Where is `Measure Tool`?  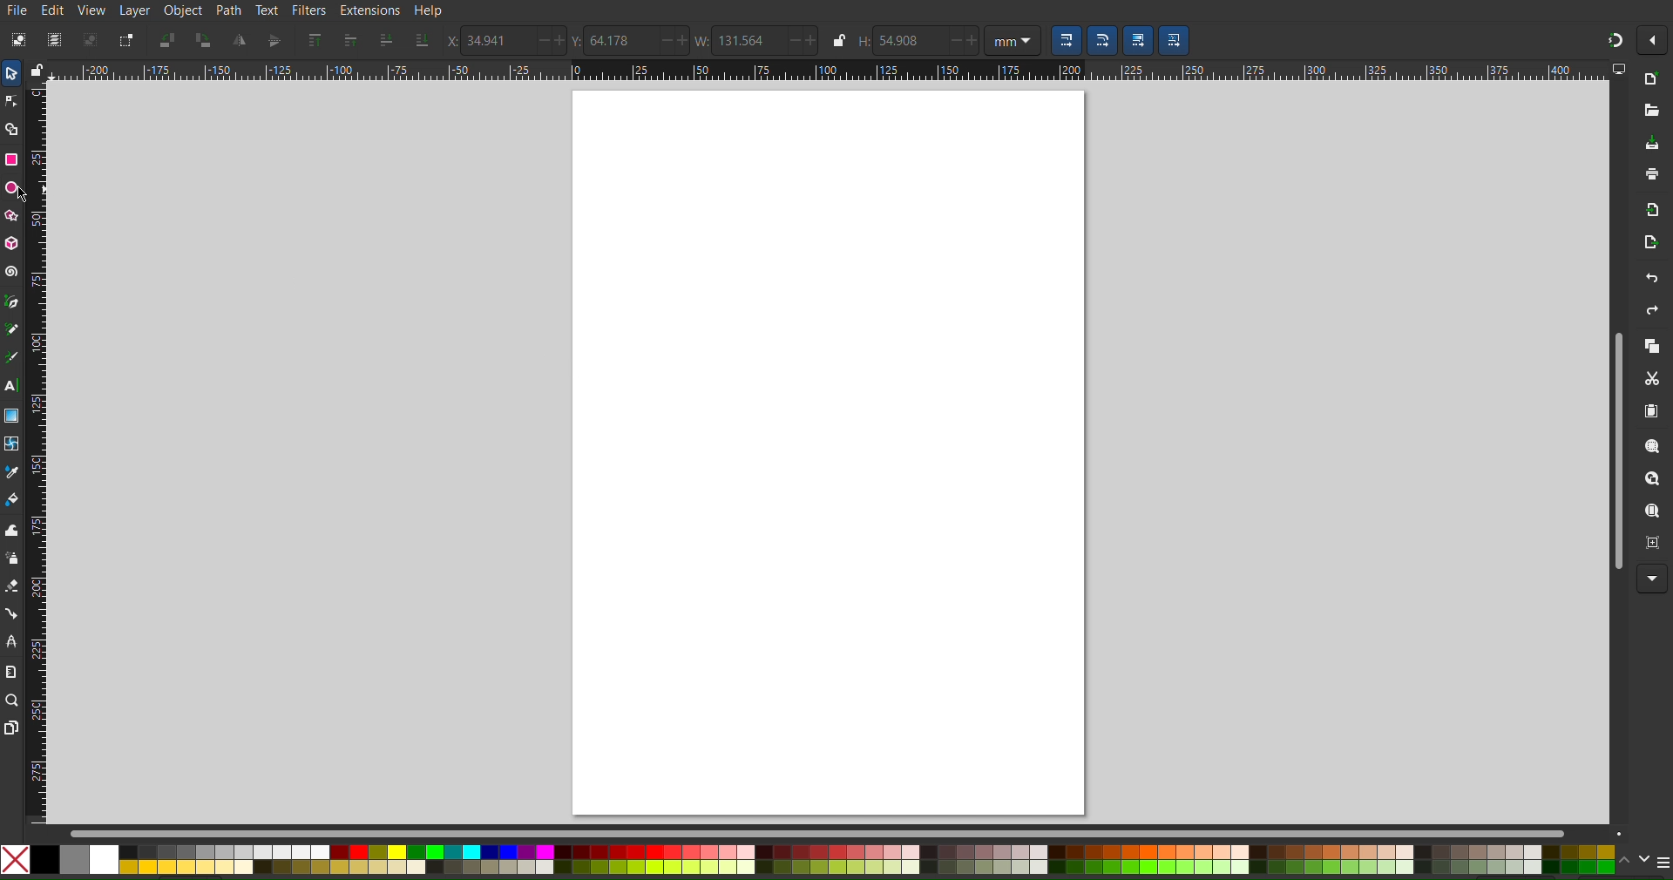 Measure Tool is located at coordinates (11, 671).